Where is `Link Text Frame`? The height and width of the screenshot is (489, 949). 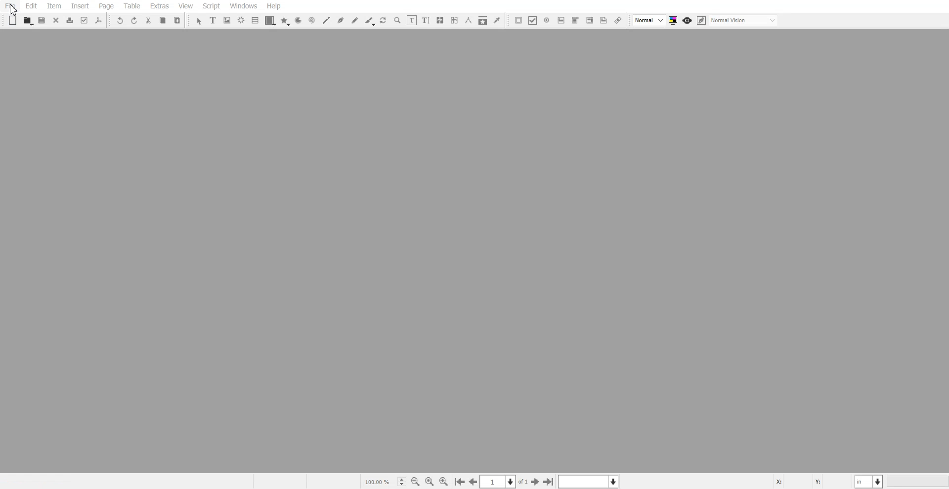 Link Text Frame is located at coordinates (440, 20).